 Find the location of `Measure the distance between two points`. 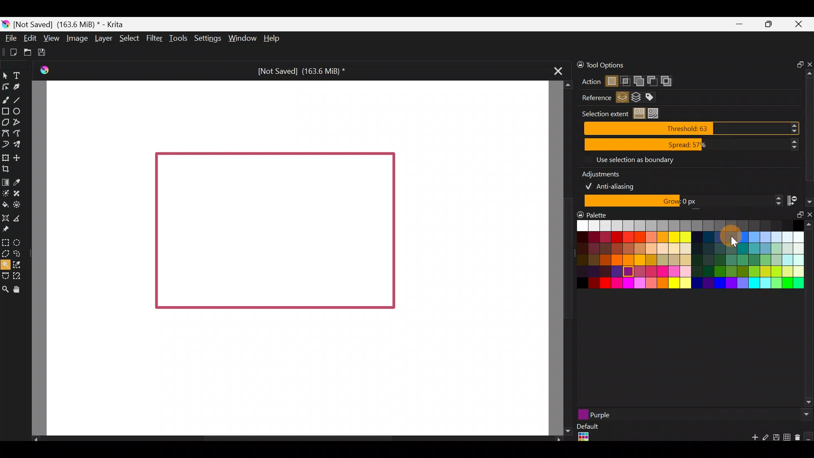

Measure the distance between two points is located at coordinates (22, 218).